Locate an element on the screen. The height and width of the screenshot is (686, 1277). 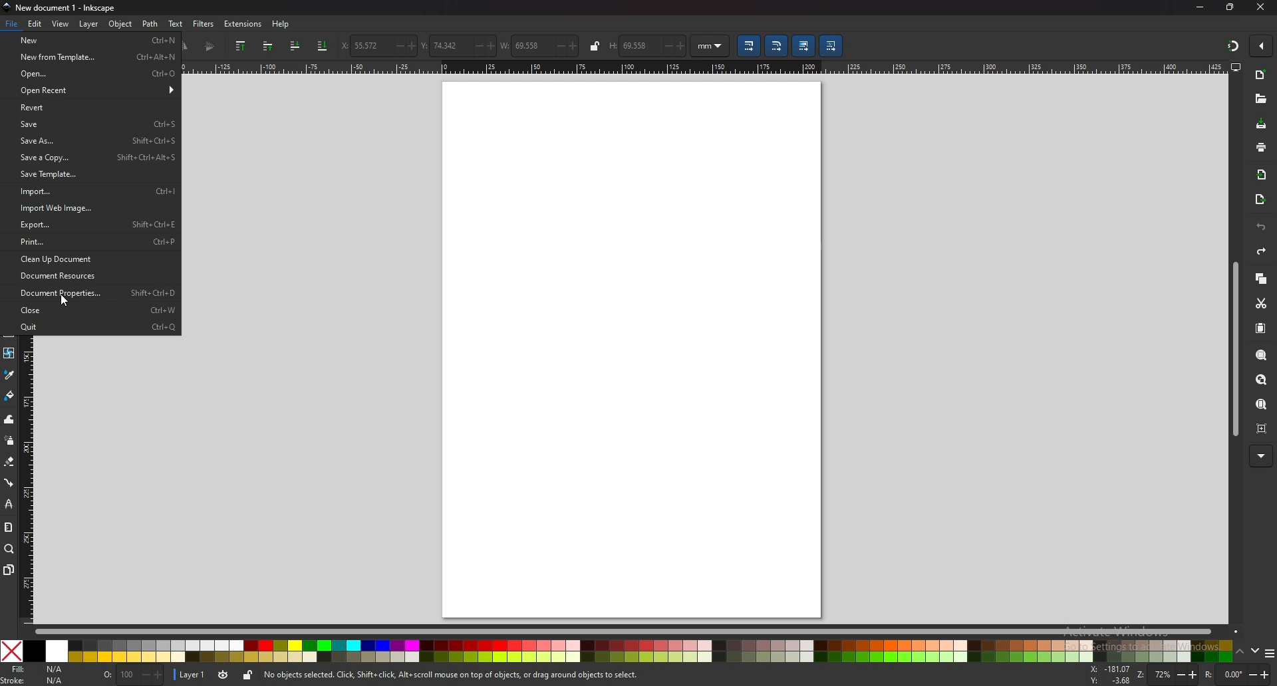
+ is located at coordinates (575, 47).